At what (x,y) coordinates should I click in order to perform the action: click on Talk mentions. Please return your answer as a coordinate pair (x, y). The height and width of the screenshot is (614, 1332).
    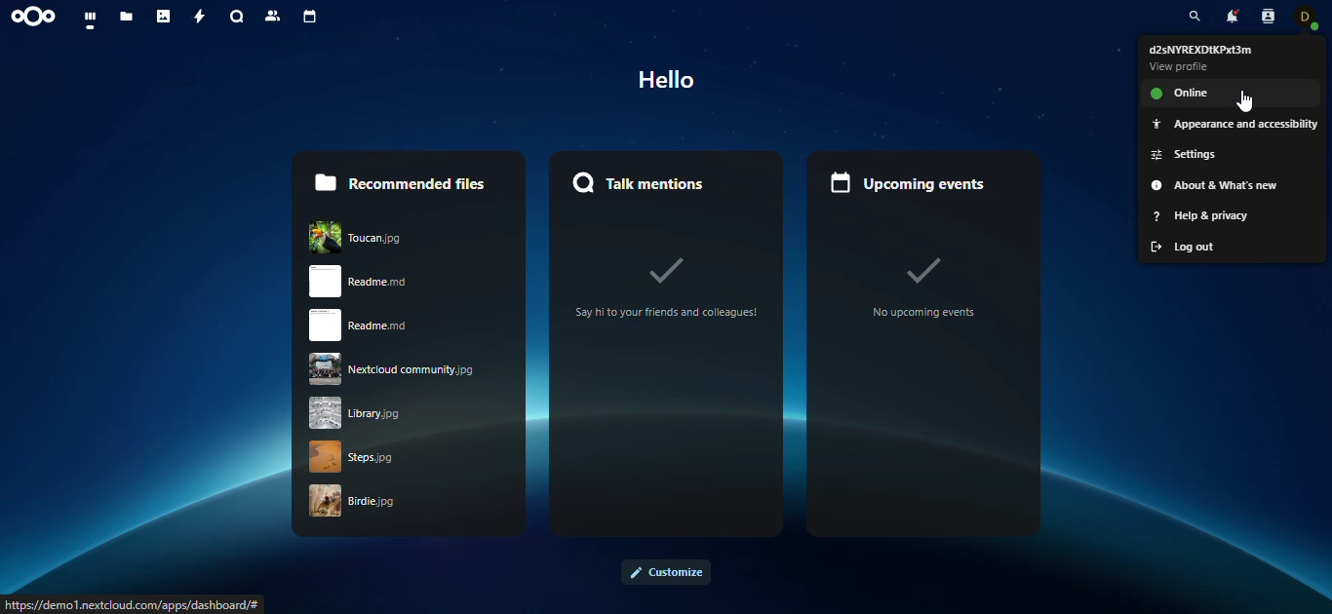
    Looking at the image, I should click on (655, 181).